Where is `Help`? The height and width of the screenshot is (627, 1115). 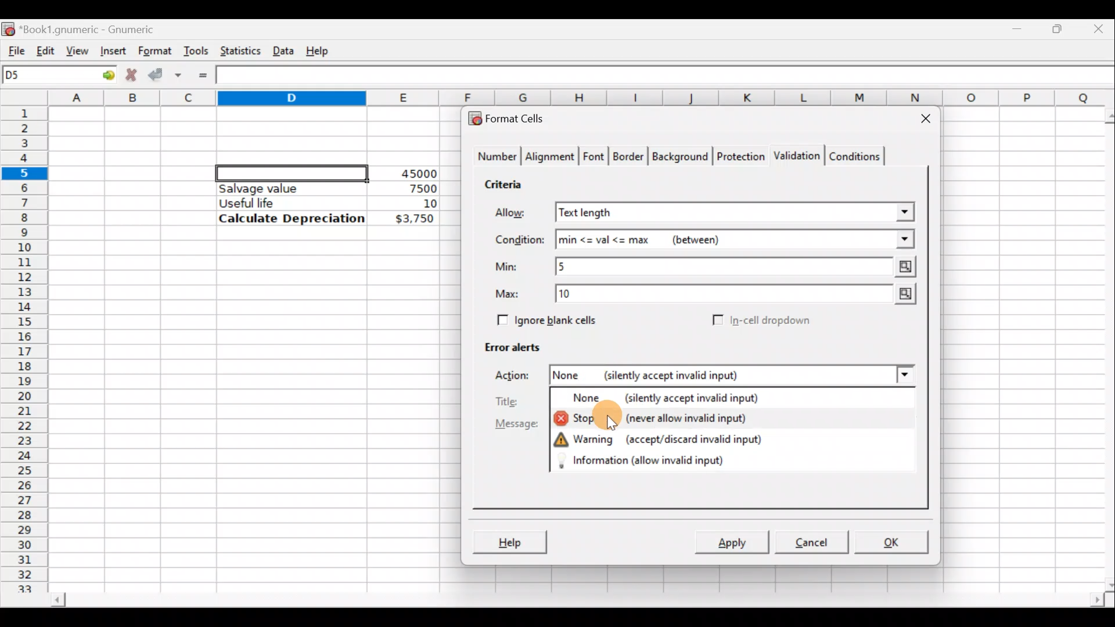
Help is located at coordinates (509, 543).